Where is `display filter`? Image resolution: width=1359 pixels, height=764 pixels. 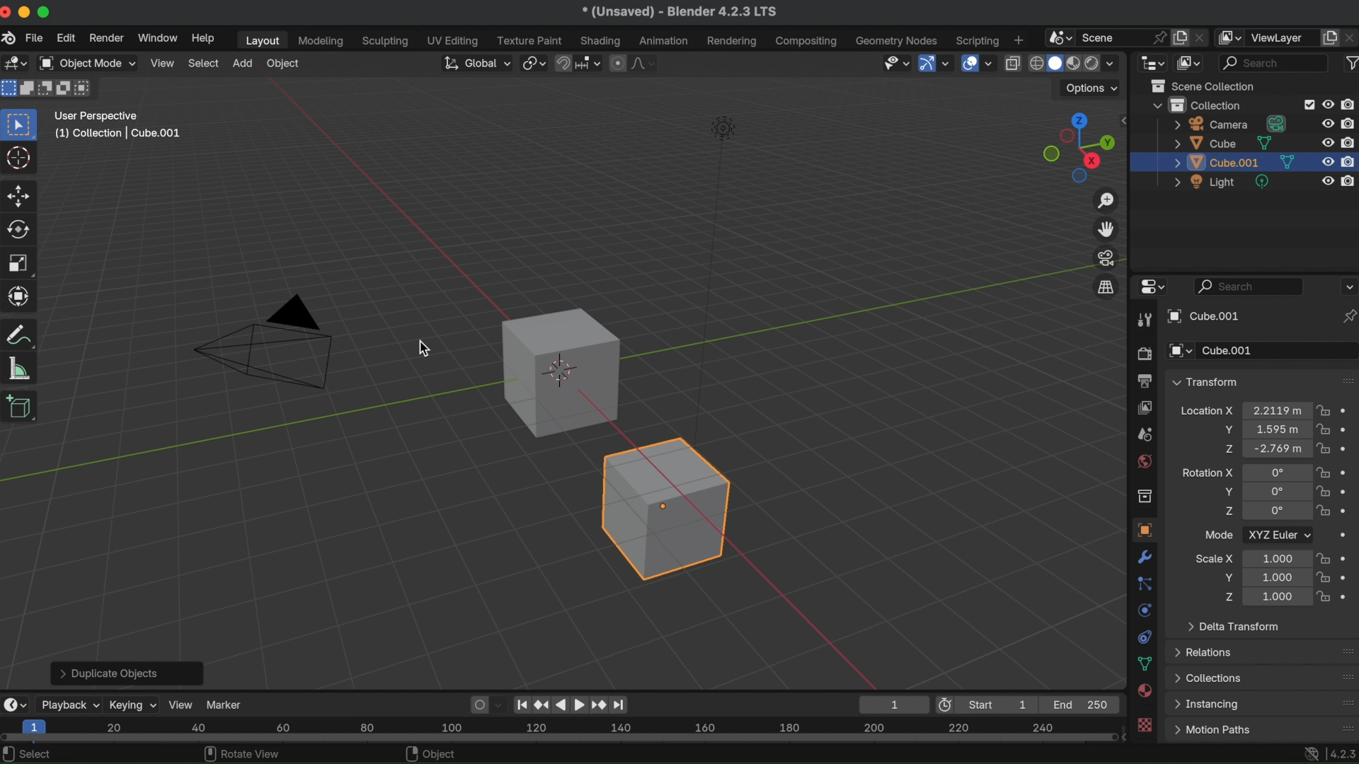 display filter is located at coordinates (1274, 62).